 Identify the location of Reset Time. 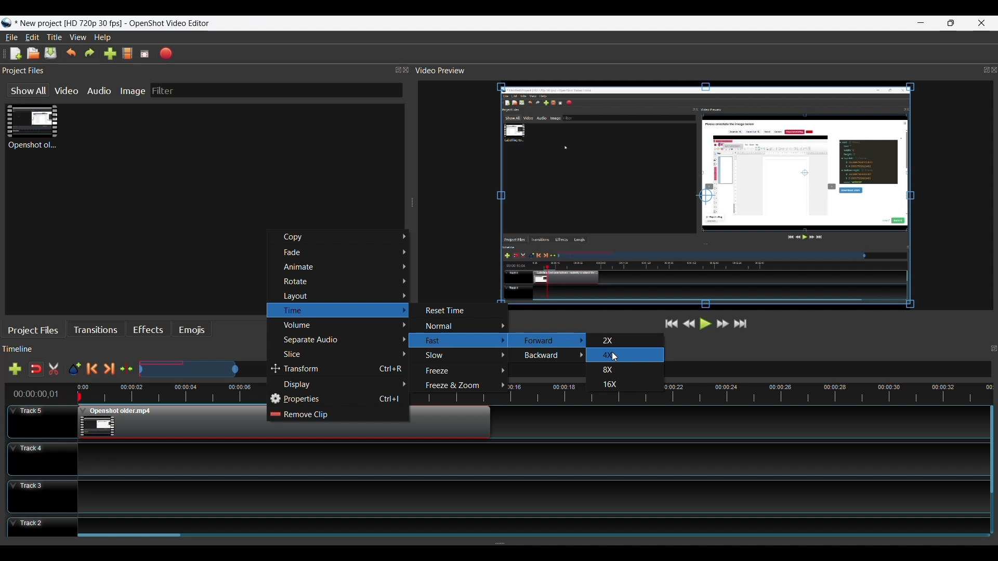
(451, 311).